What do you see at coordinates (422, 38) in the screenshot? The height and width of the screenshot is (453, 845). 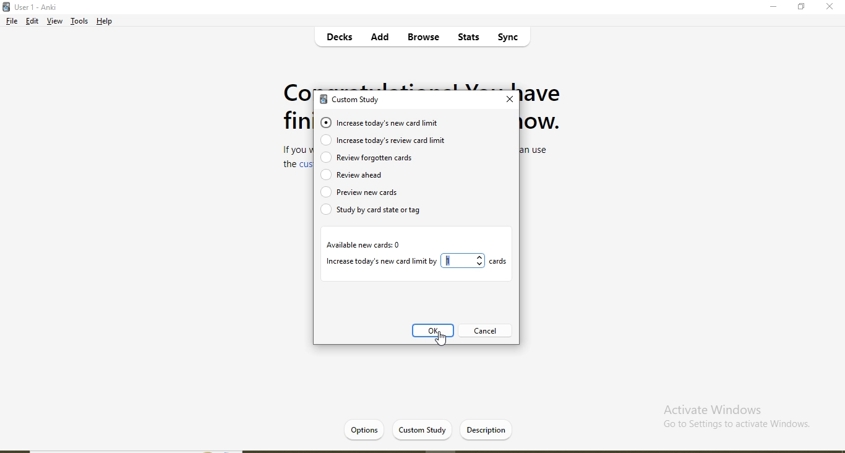 I see `browse` at bounding box center [422, 38].